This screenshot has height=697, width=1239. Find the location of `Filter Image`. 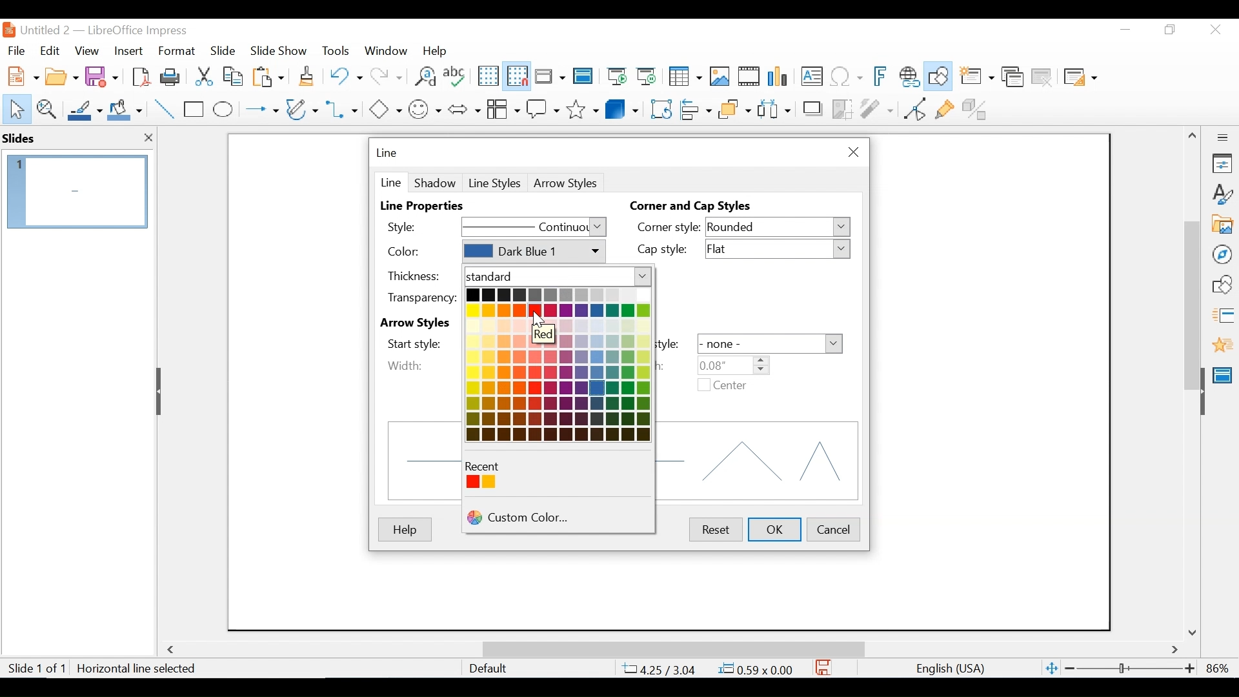

Filter Image is located at coordinates (876, 108).